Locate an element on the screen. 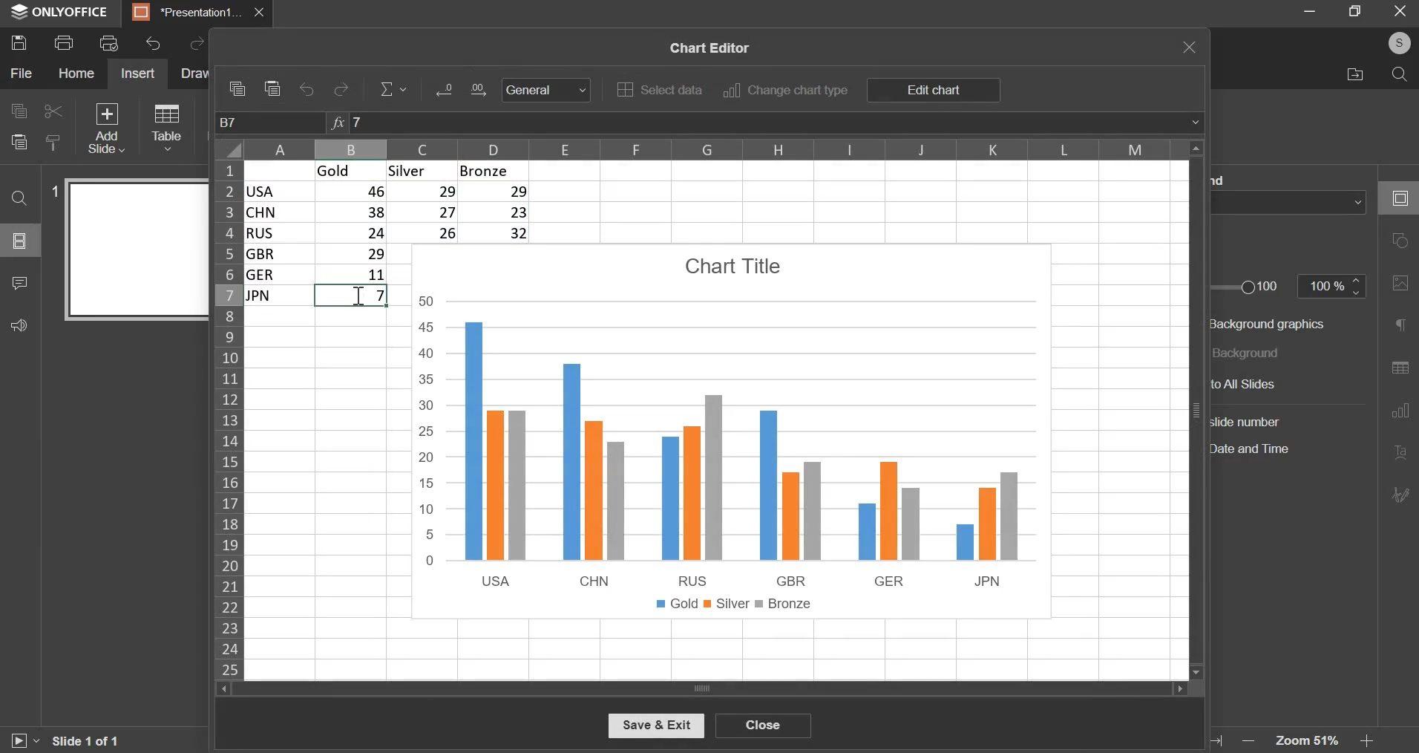 The width and height of the screenshot is (1419, 753). cell name is located at coordinates (272, 123).